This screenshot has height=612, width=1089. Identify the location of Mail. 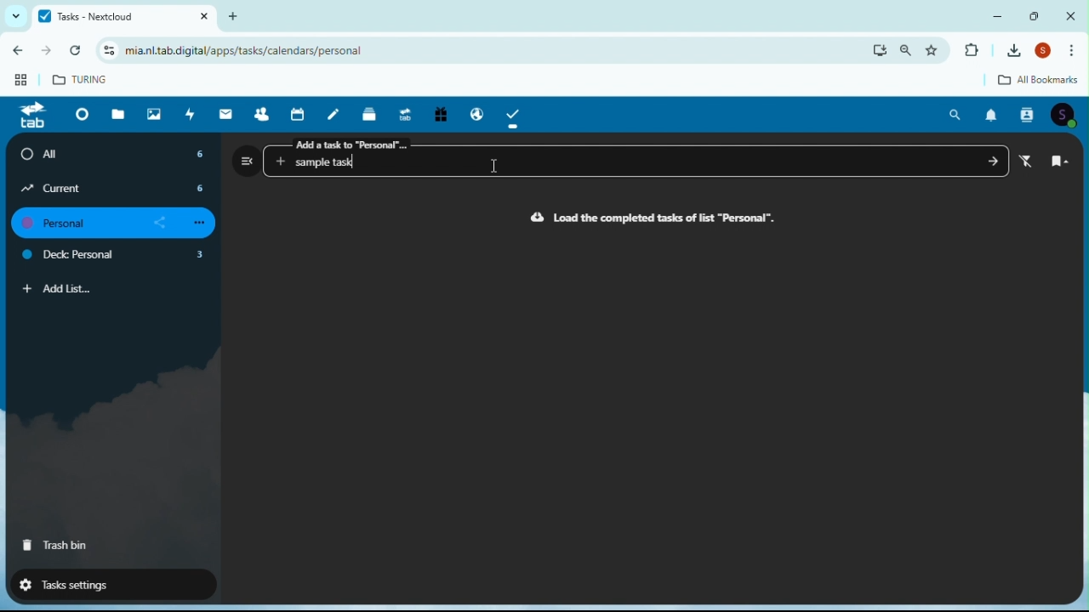
(228, 114).